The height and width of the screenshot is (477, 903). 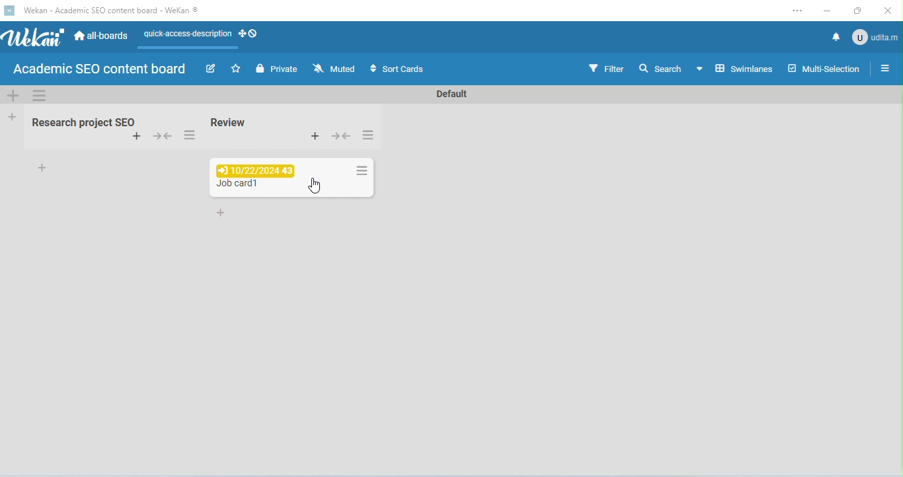 I want to click on add swimelane, so click(x=13, y=95).